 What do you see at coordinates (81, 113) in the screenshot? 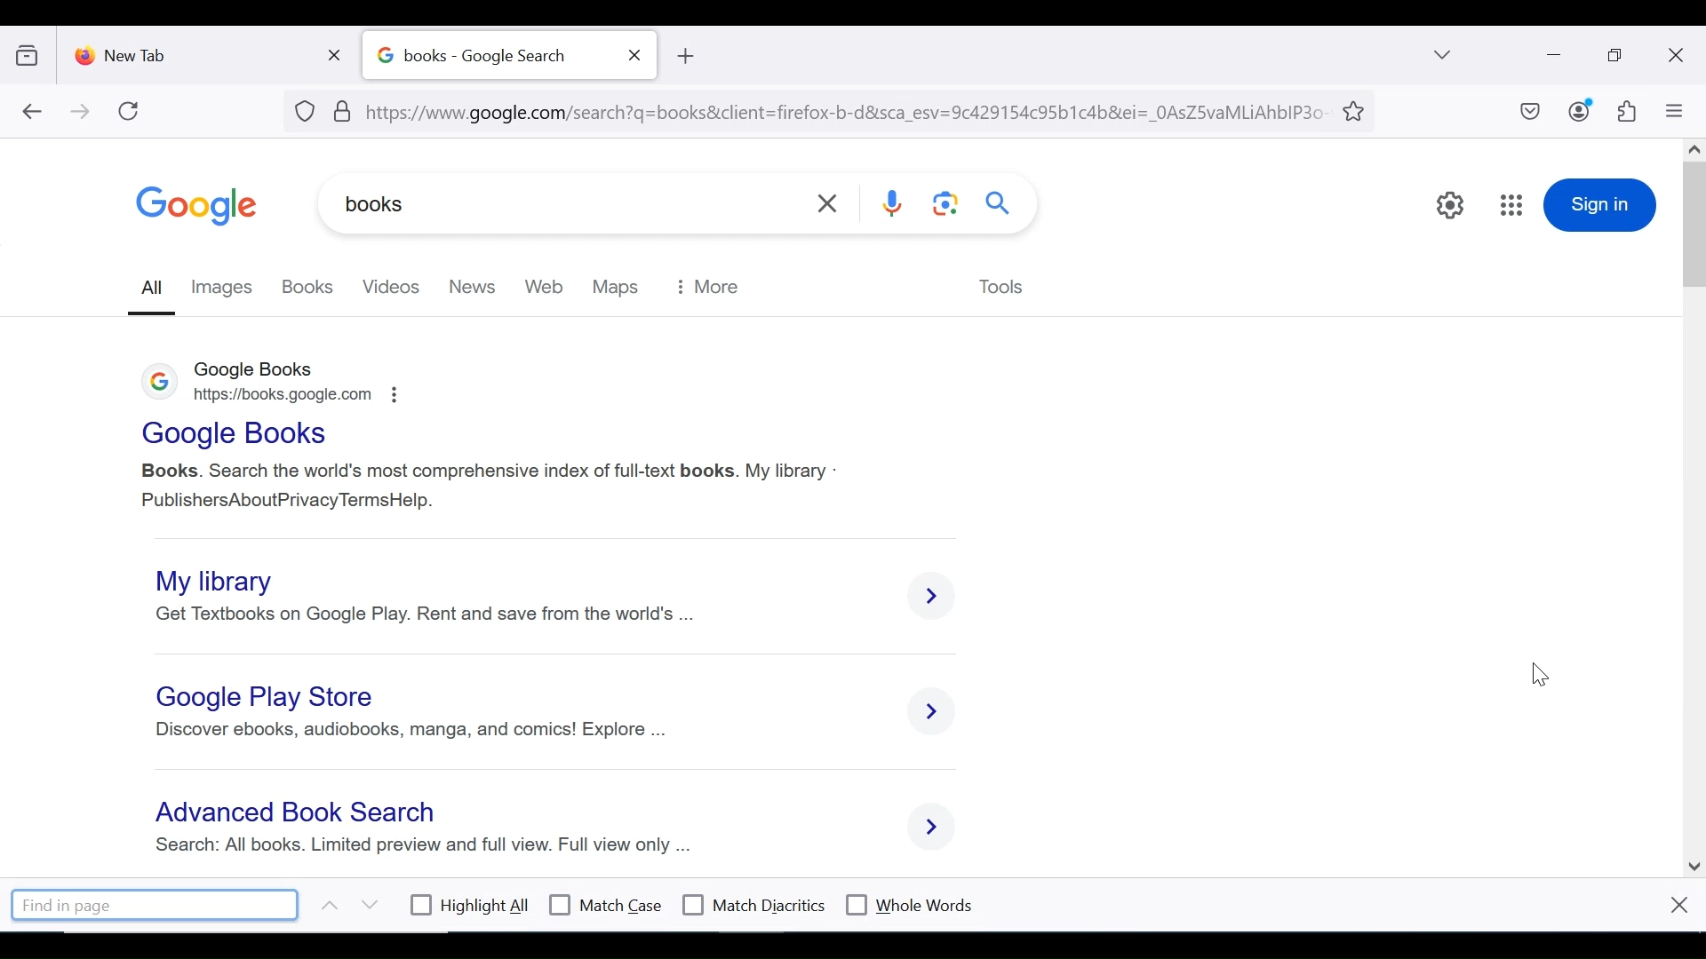
I see `forward` at bounding box center [81, 113].